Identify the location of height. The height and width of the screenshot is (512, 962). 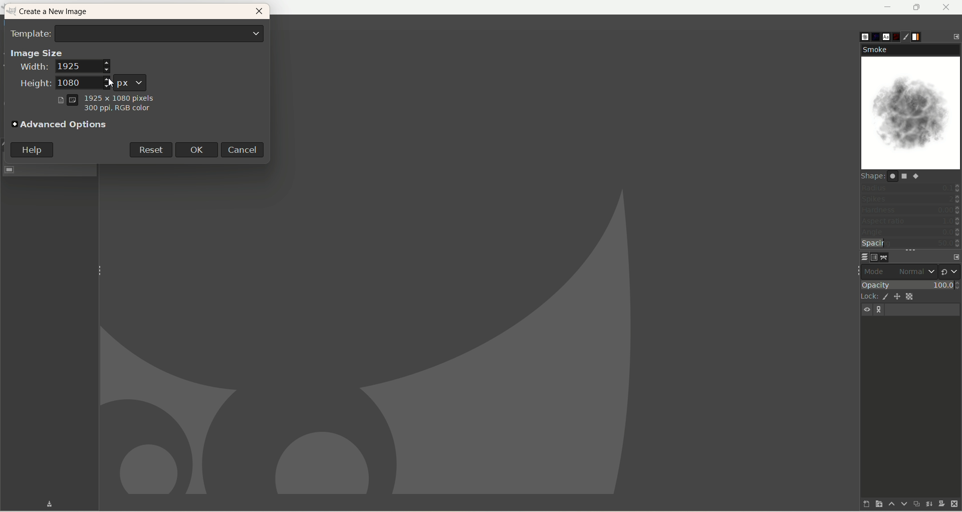
(53, 83).